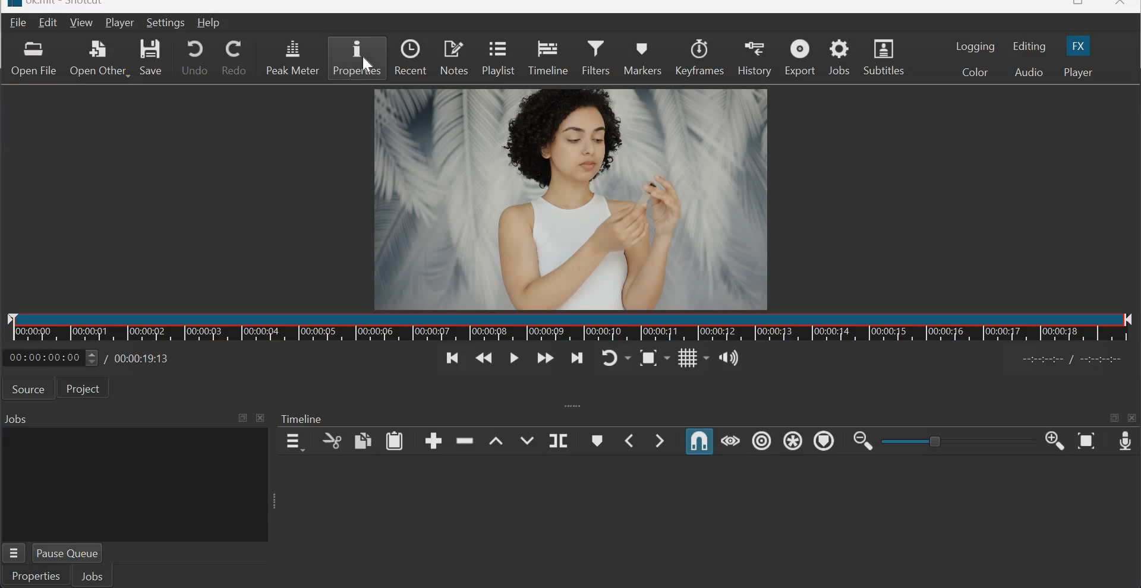  I want to click on Skip to the next point, so click(578, 358).